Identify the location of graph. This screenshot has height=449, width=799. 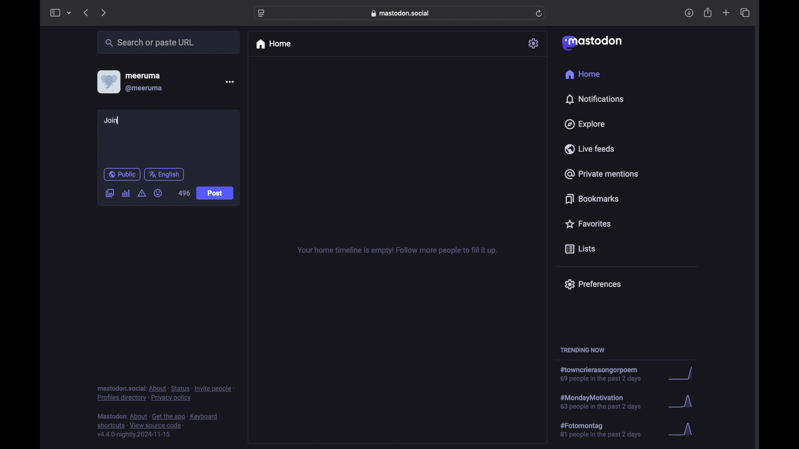
(680, 374).